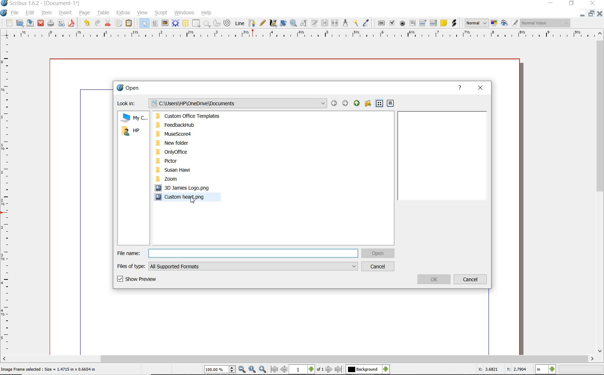 Image resolution: width=604 pixels, height=375 pixels. What do you see at coordinates (335, 23) in the screenshot?
I see `unlink text frames` at bounding box center [335, 23].